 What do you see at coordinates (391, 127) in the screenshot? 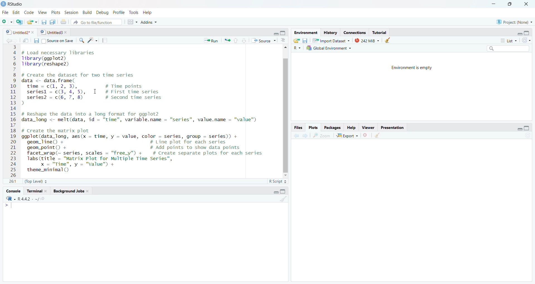
I see `Presentation` at bounding box center [391, 127].